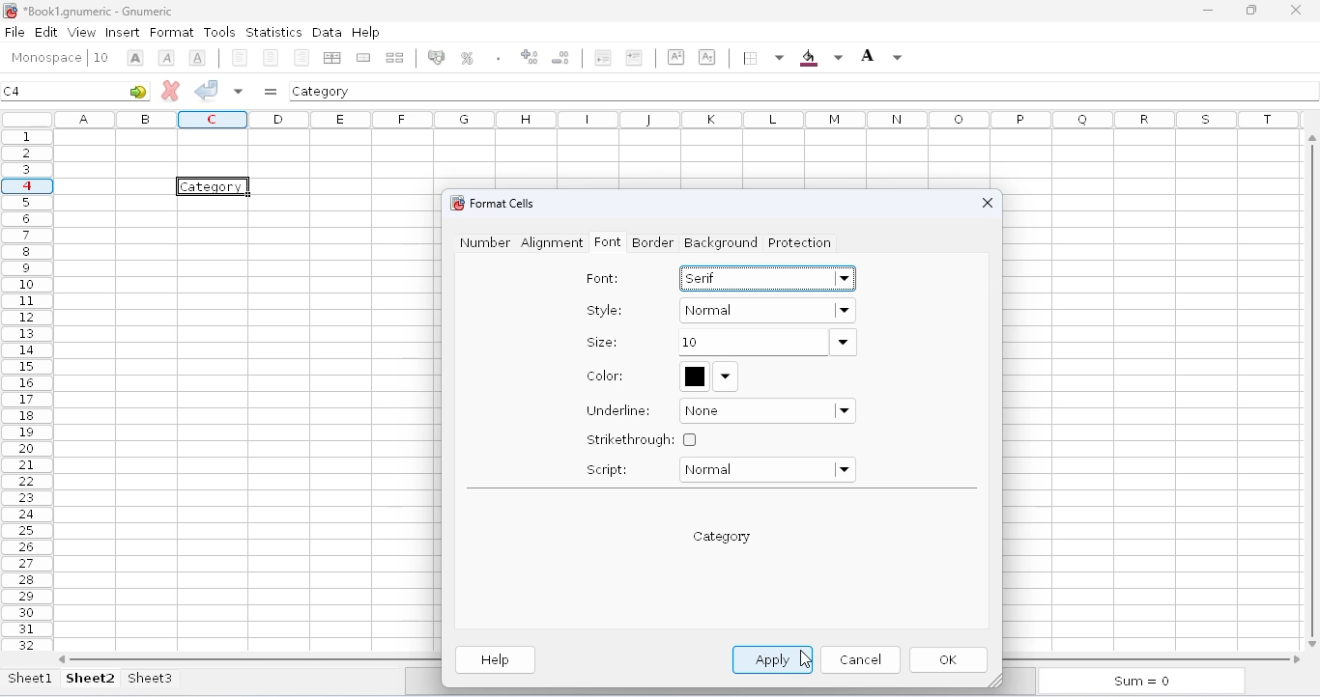 This screenshot has height=697, width=1320. I want to click on help, so click(365, 31).